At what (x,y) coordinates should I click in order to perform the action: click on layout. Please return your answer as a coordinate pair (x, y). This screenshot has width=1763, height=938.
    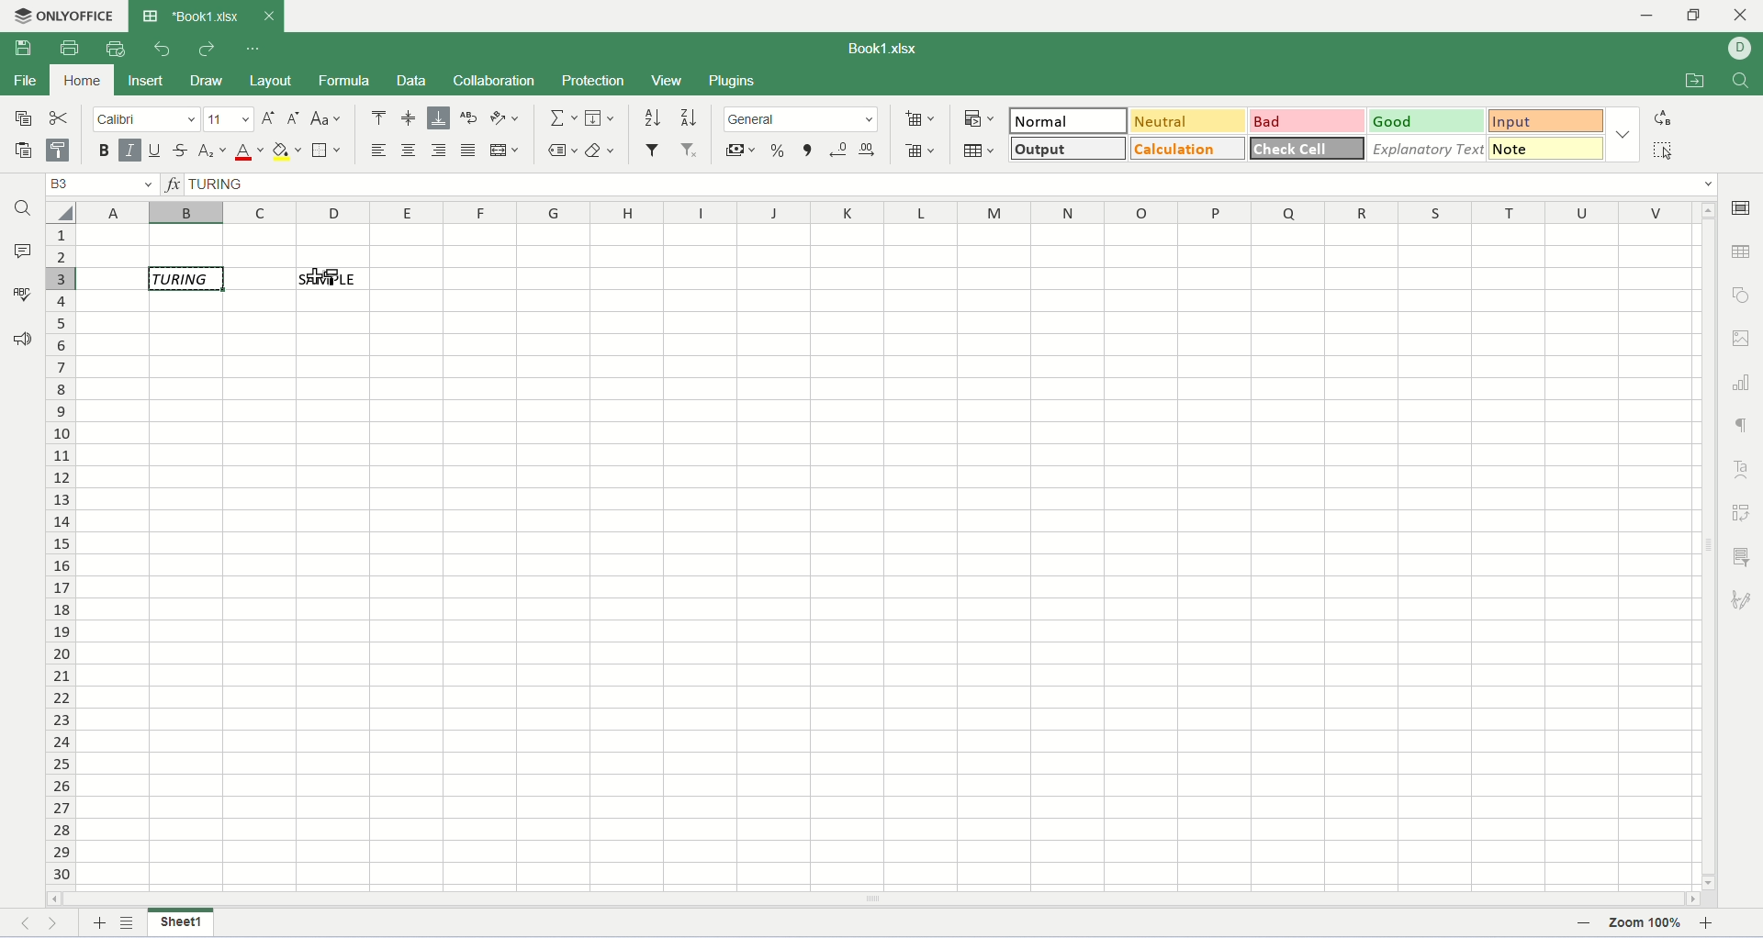
    Looking at the image, I should click on (275, 84).